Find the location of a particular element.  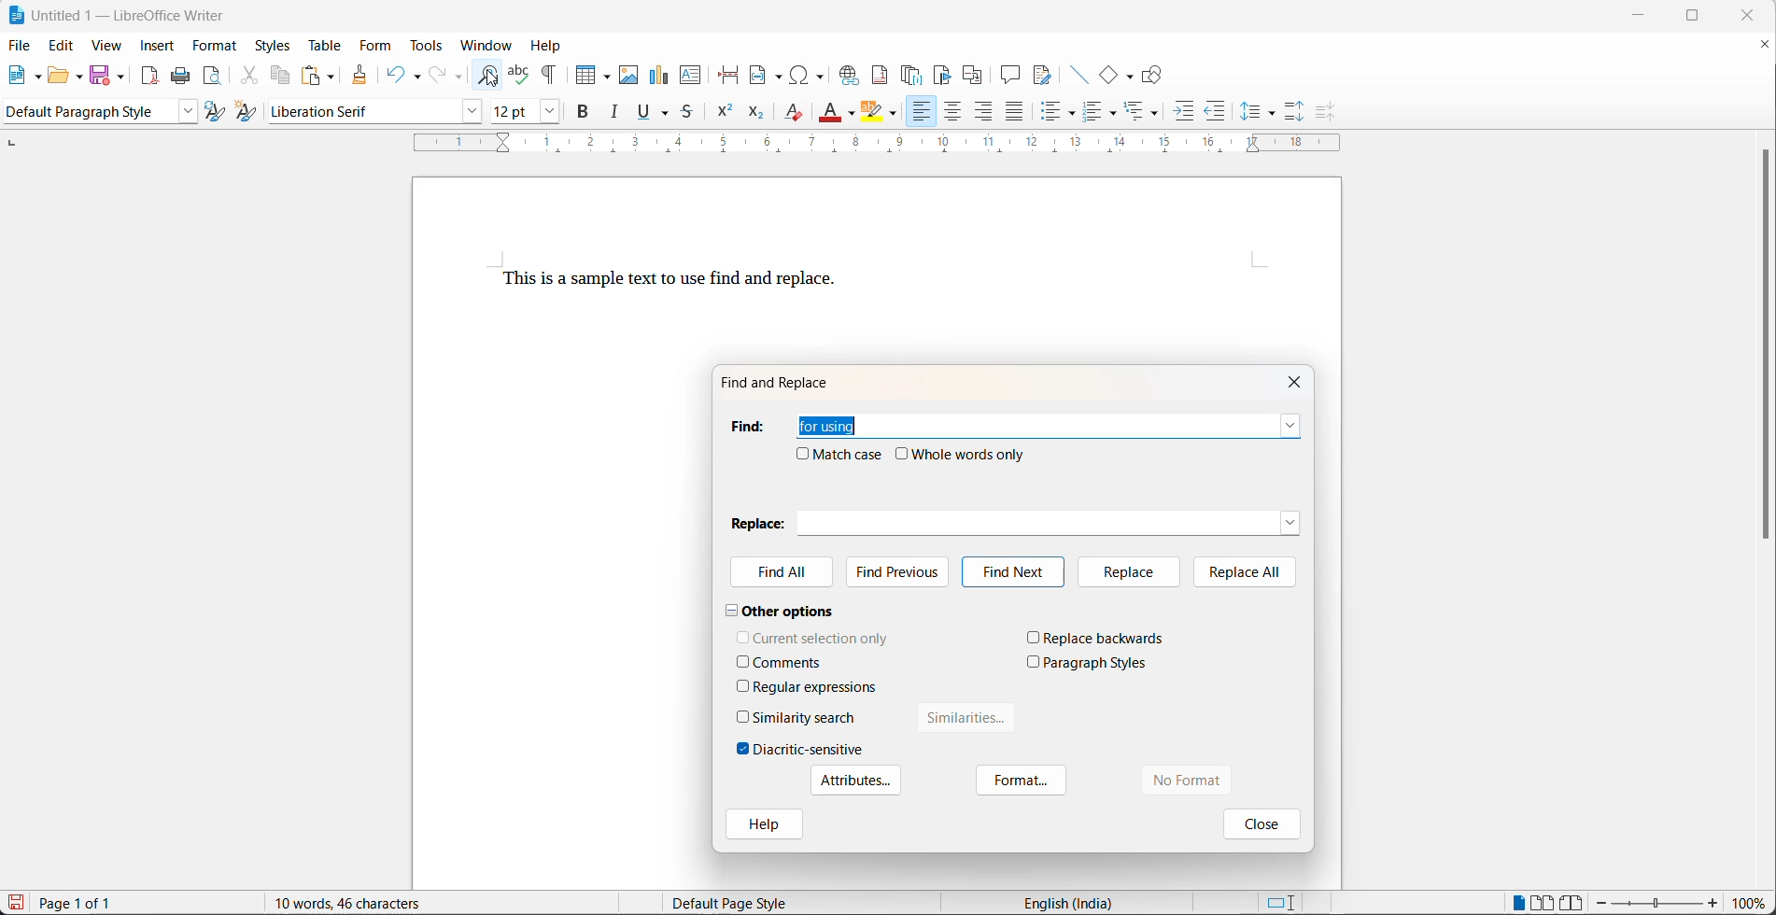

text align left is located at coordinates (985, 114).